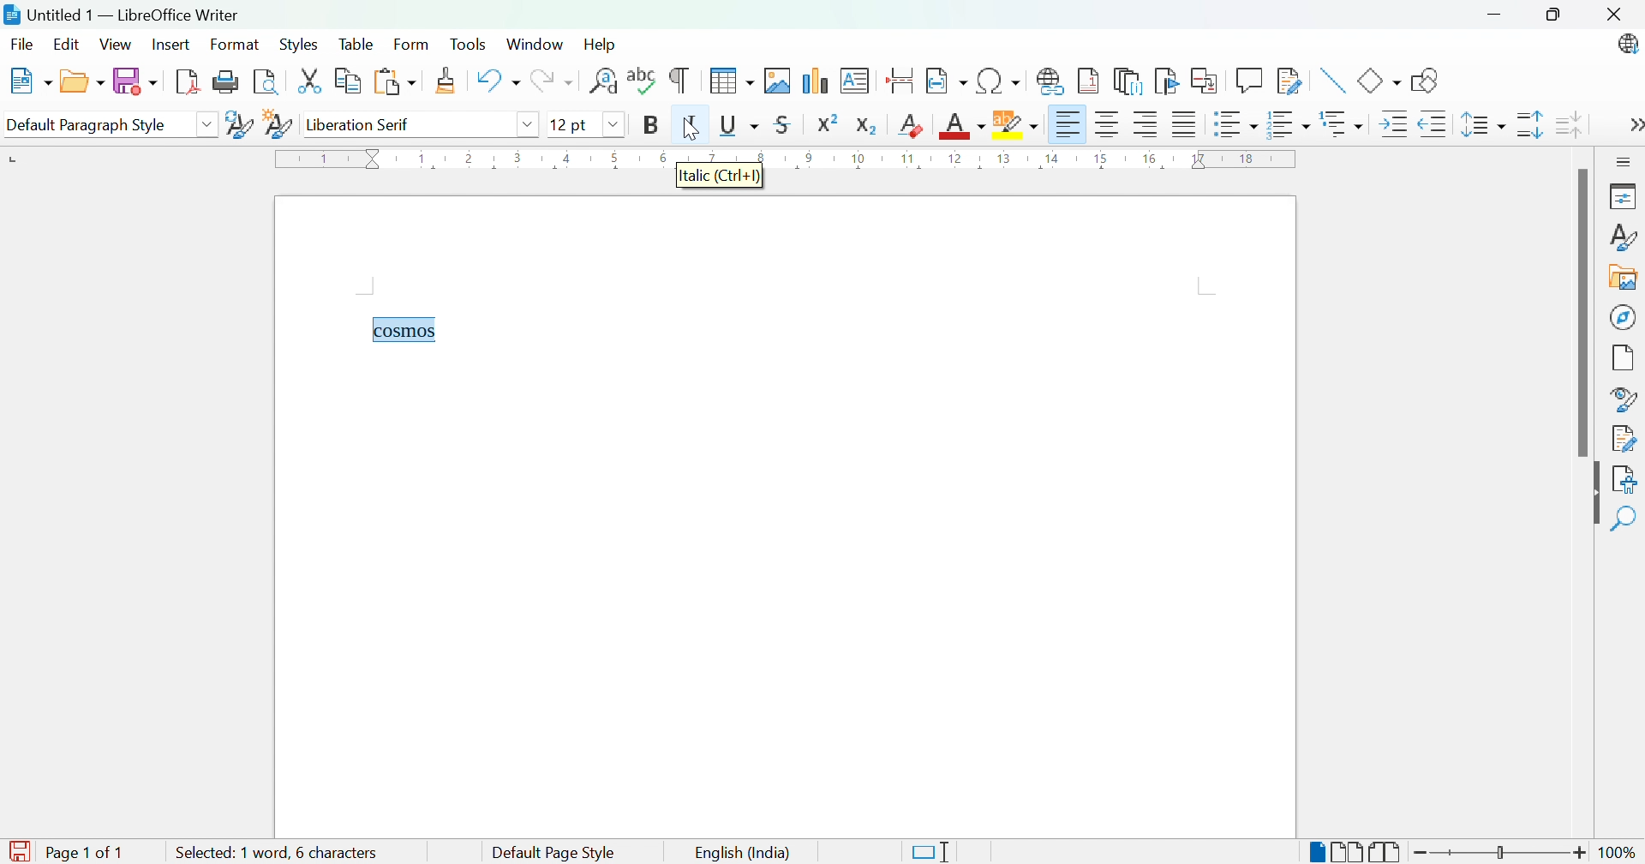 This screenshot has height=864, width=1645. Describe the element at coordinates (1500, 852) in the screenshot. I see `Slider` at that location.